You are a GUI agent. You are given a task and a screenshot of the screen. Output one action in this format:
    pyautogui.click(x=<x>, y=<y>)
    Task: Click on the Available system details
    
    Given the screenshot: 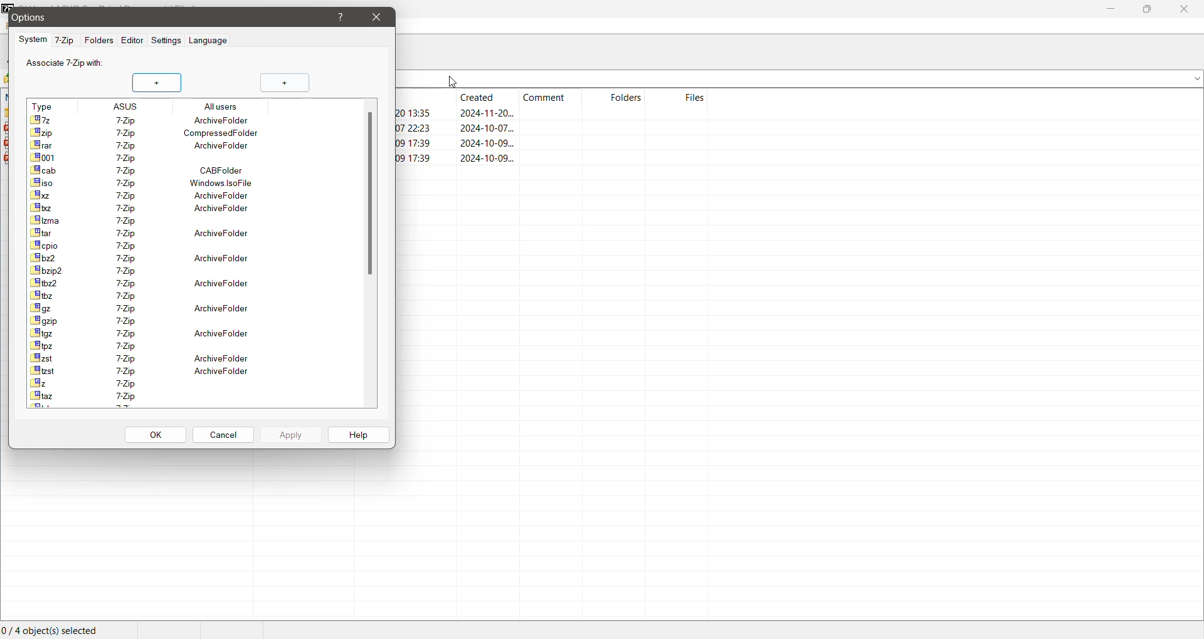 What is the action you would take?
    pyautogui.click(x=150, y=383)
    